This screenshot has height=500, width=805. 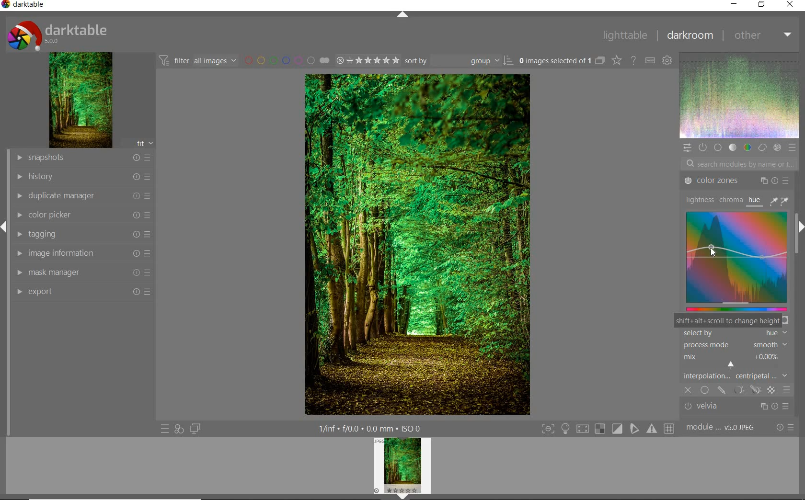 What do you see at coordinates (84, 254) in the screenshot?
I see `IMAGE INFORMATION` at bounding box center [84, 254].